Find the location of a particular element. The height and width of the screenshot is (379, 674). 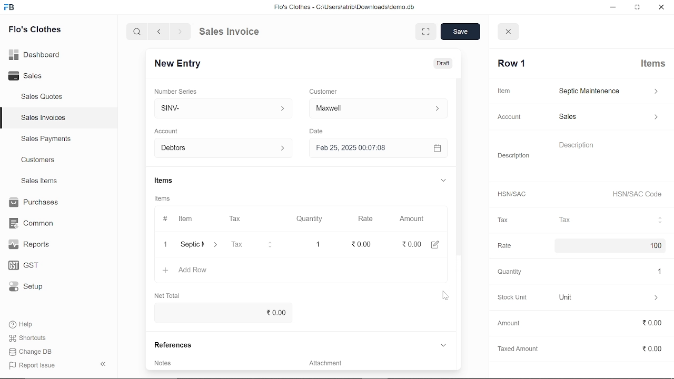

References. is located at coordinates (178, 346).